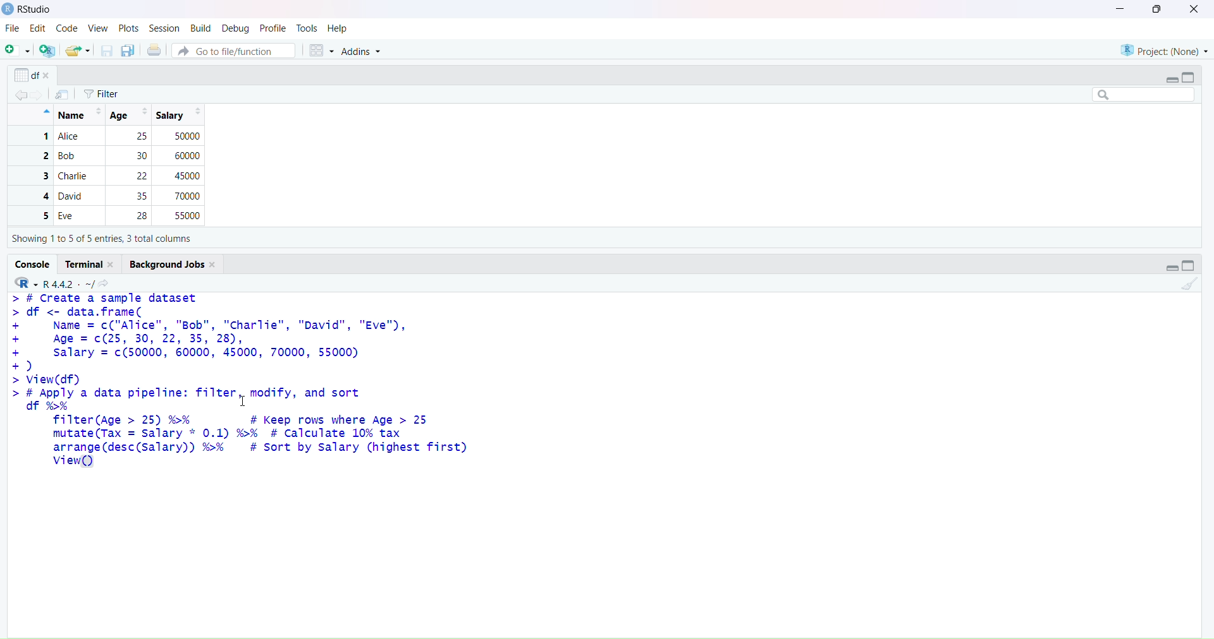  What do you see at coordinates (104, 93) in the screenshot?
I see `filter` at bounding box center [104, 93].